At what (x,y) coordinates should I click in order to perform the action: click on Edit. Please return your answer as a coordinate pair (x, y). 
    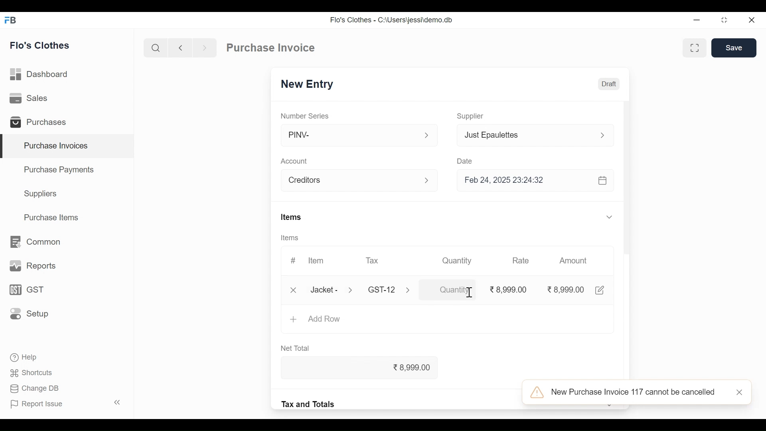
    Looking at the image, I should click on (600, 290).